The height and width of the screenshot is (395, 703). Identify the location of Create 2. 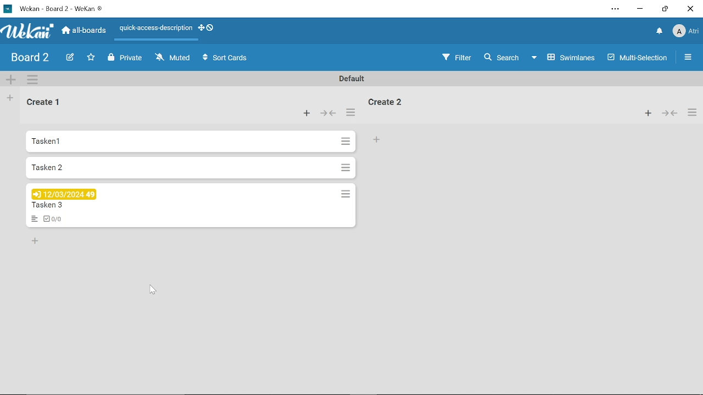
(386, 101).